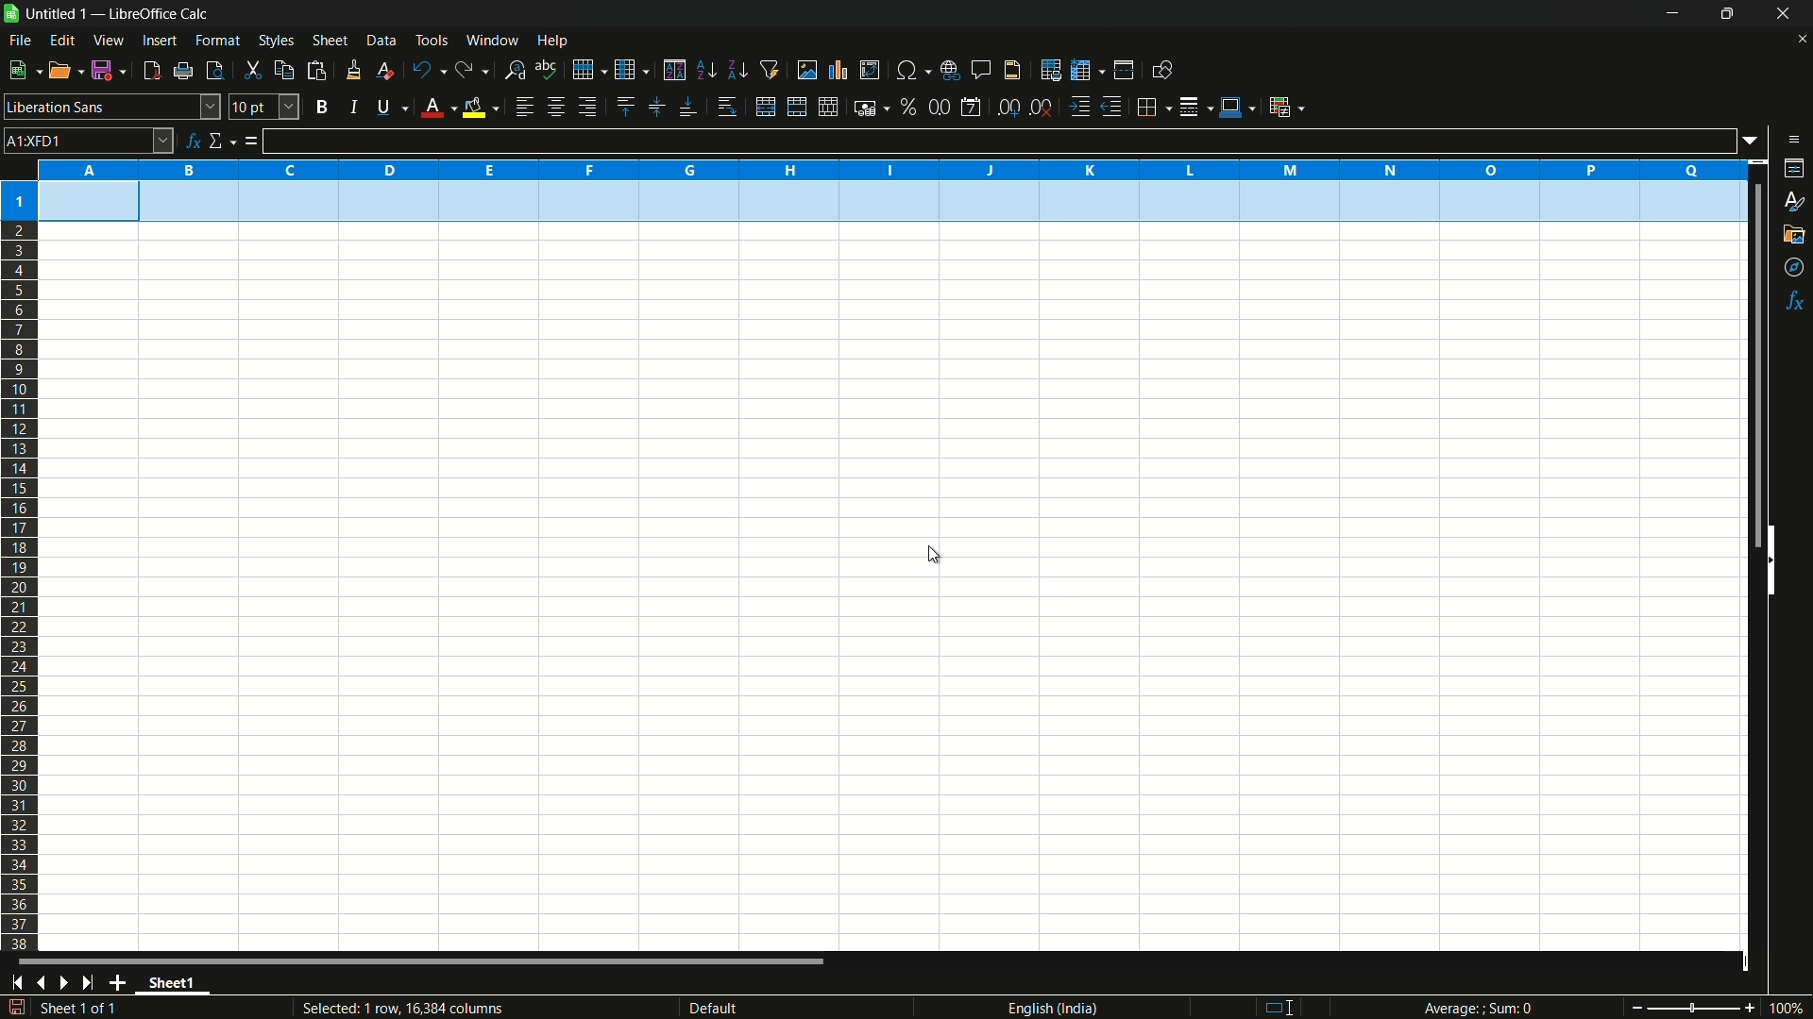 This screenshot has width=1813, height=1019. I want to click on file menu, so click(20, 41).